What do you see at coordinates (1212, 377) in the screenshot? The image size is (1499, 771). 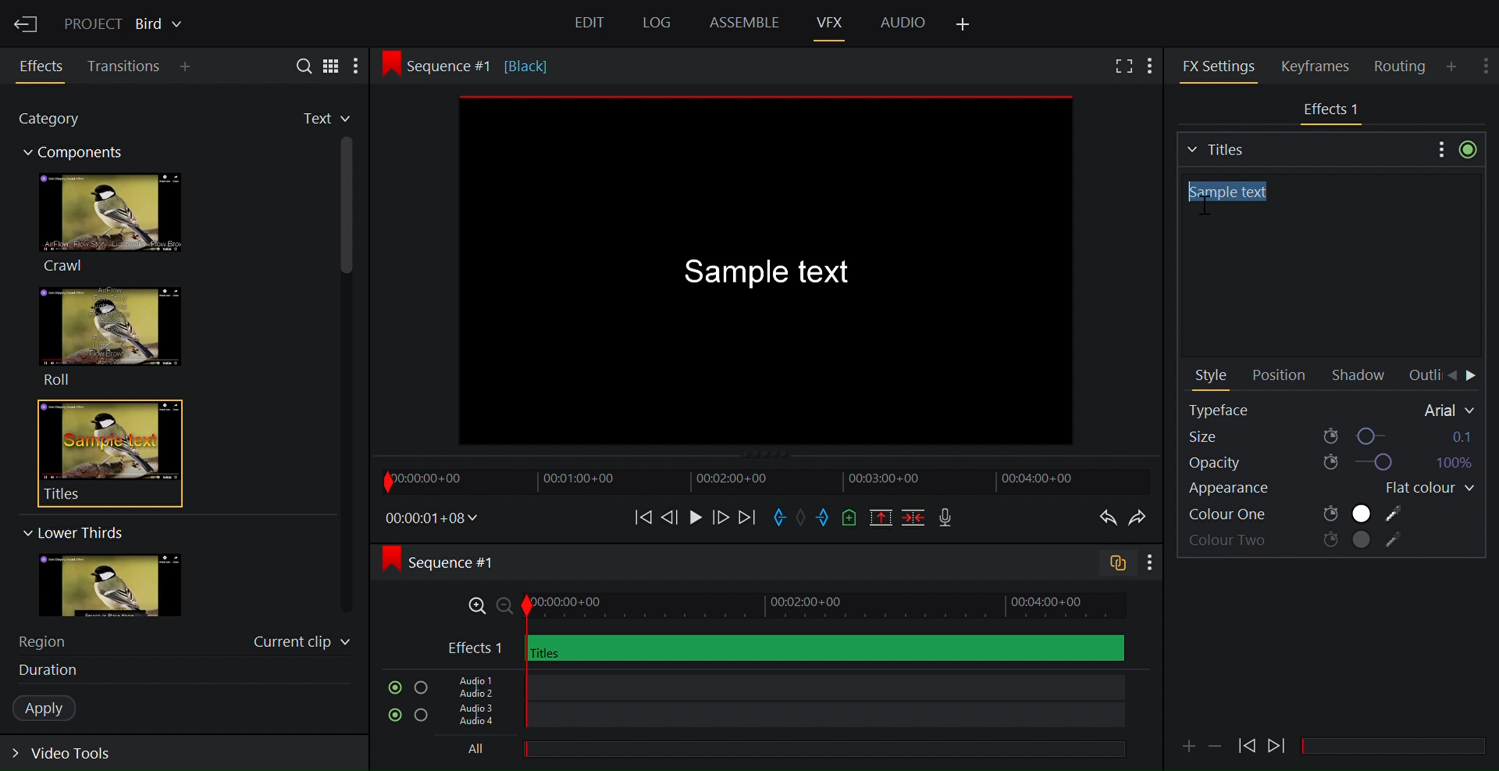 I see `Style` at bounding box center [1212, 377].